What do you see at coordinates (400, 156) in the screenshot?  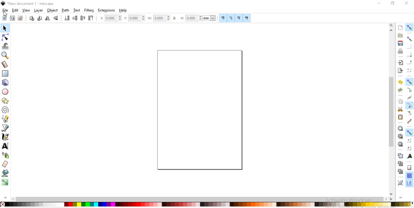 I see `create a duplicate` at bounding box center [400, 156].